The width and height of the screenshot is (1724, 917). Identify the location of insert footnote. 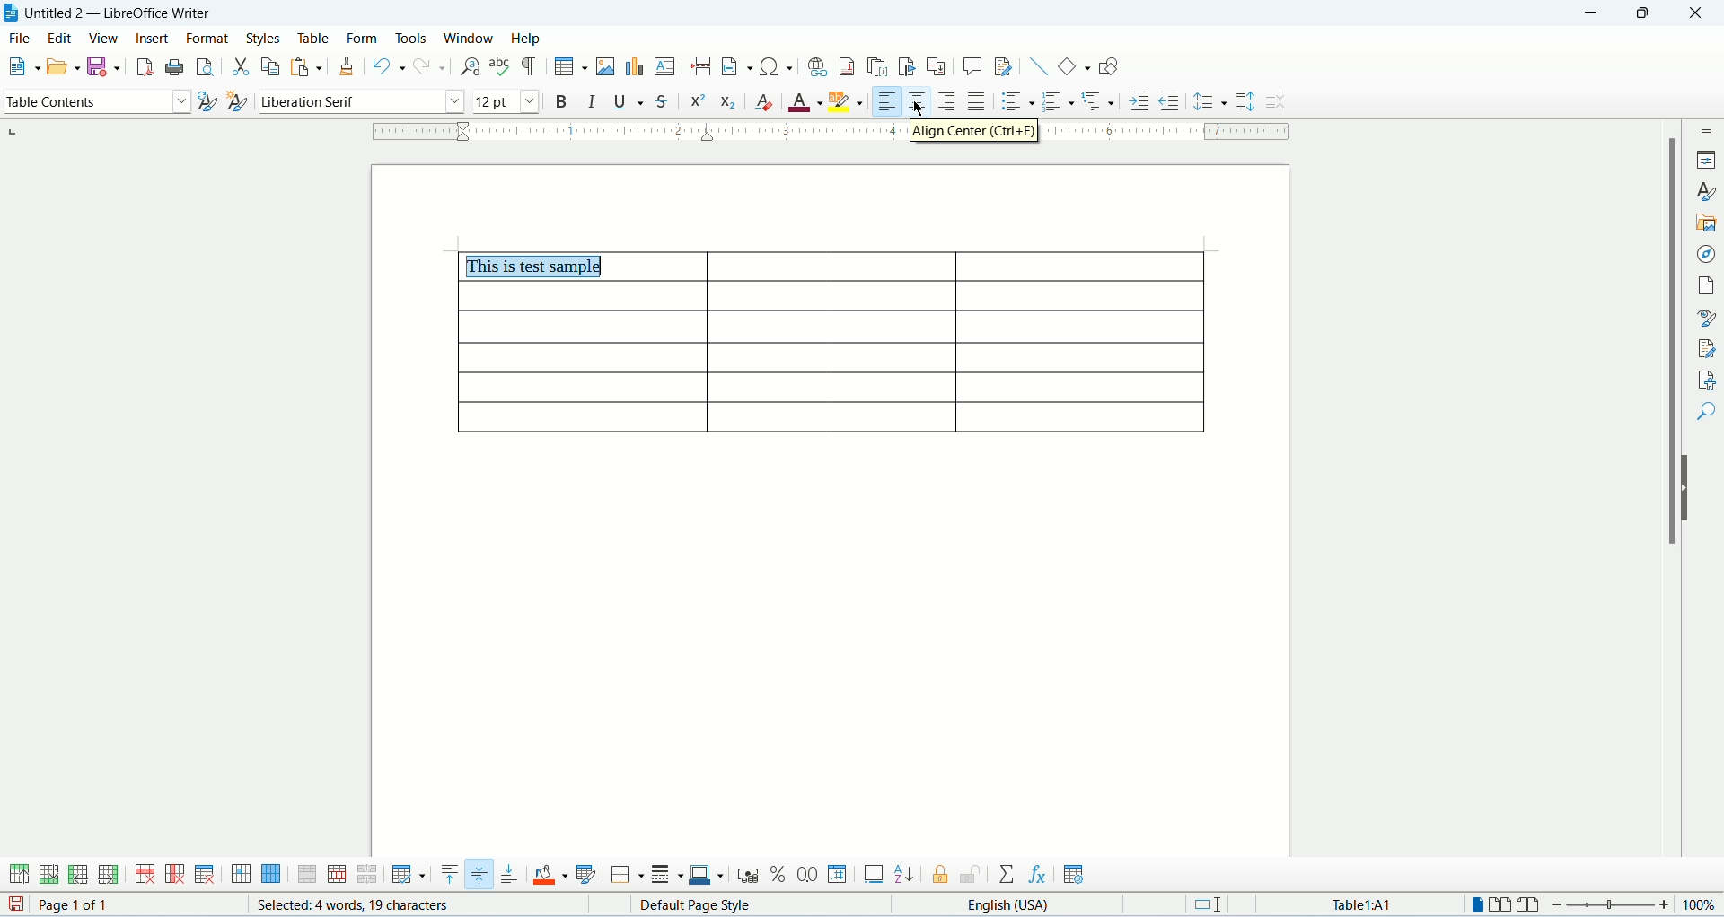
(847, 65).